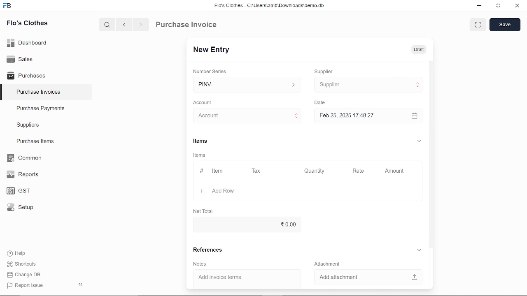 This screenshot has width=527, height=296. I want to click on Net Total, so click(205, 211).